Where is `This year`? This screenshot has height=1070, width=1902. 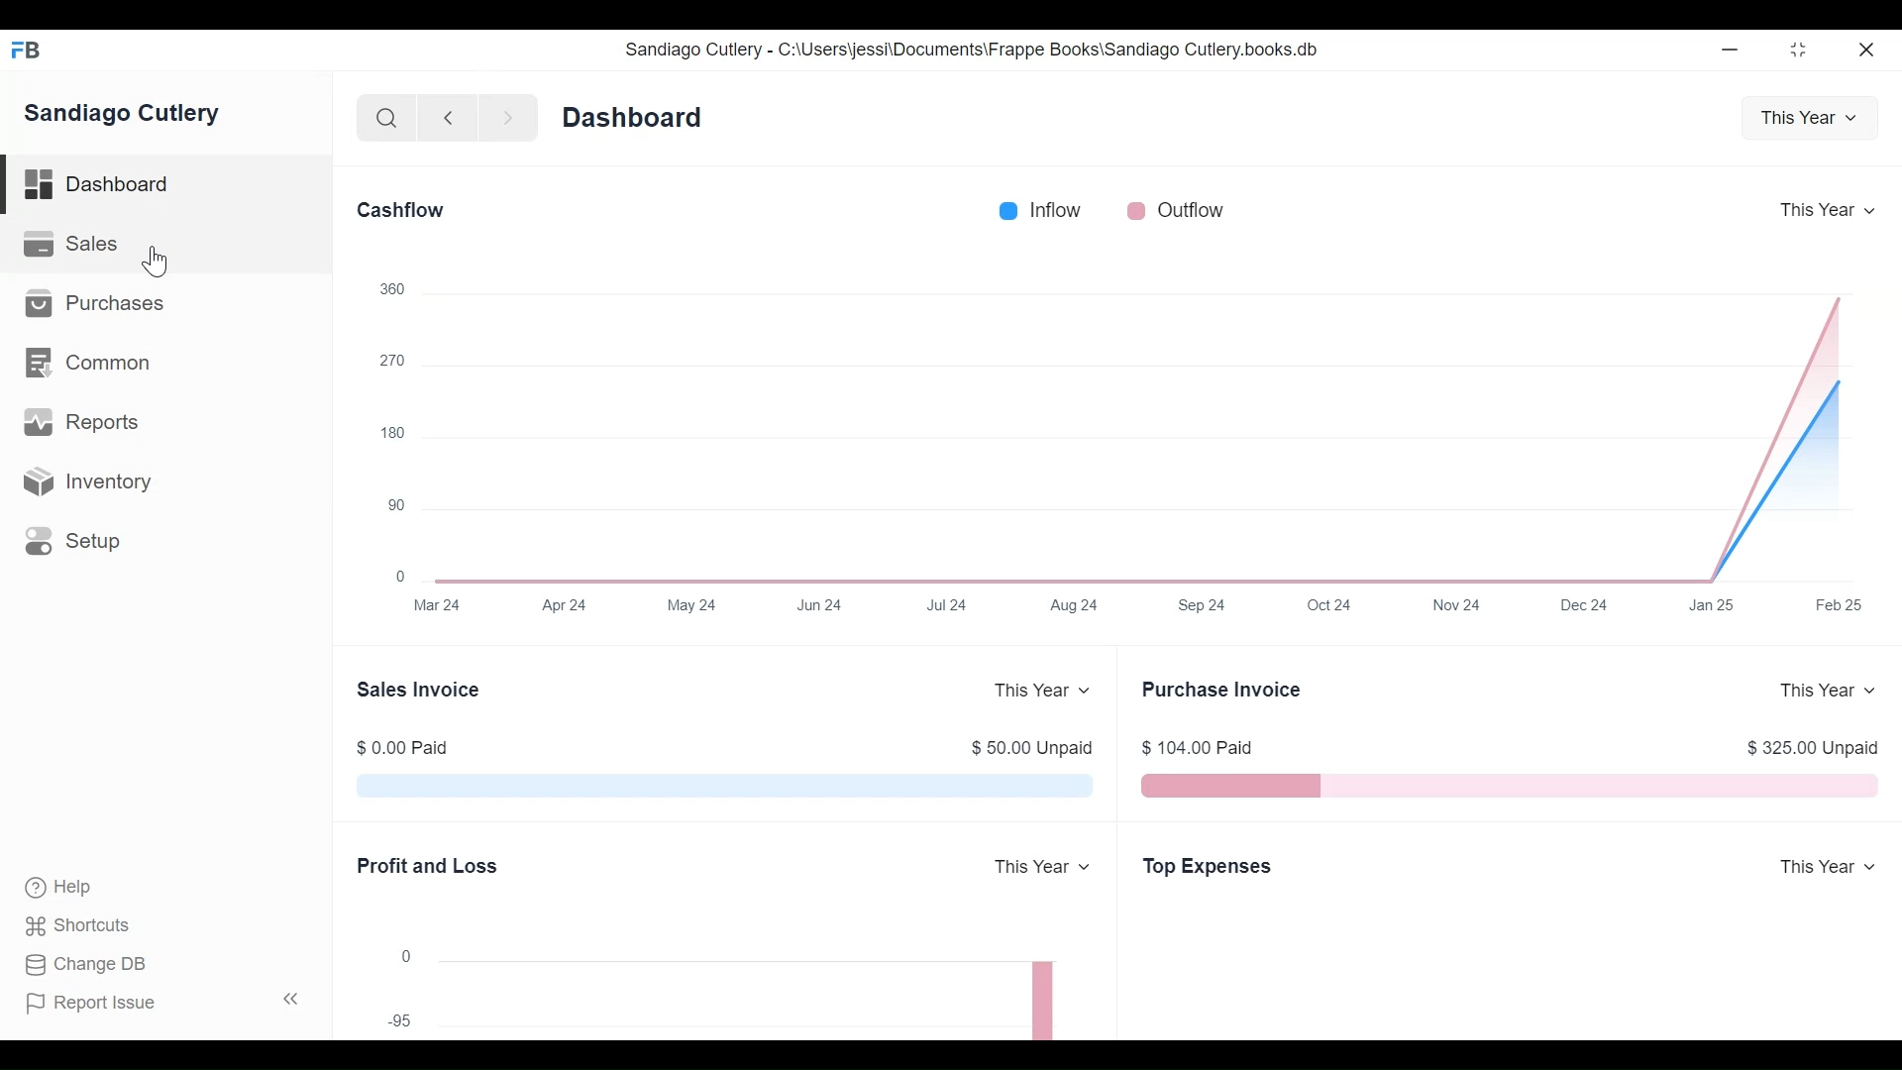 This year is located at coordinates (1831, 868).